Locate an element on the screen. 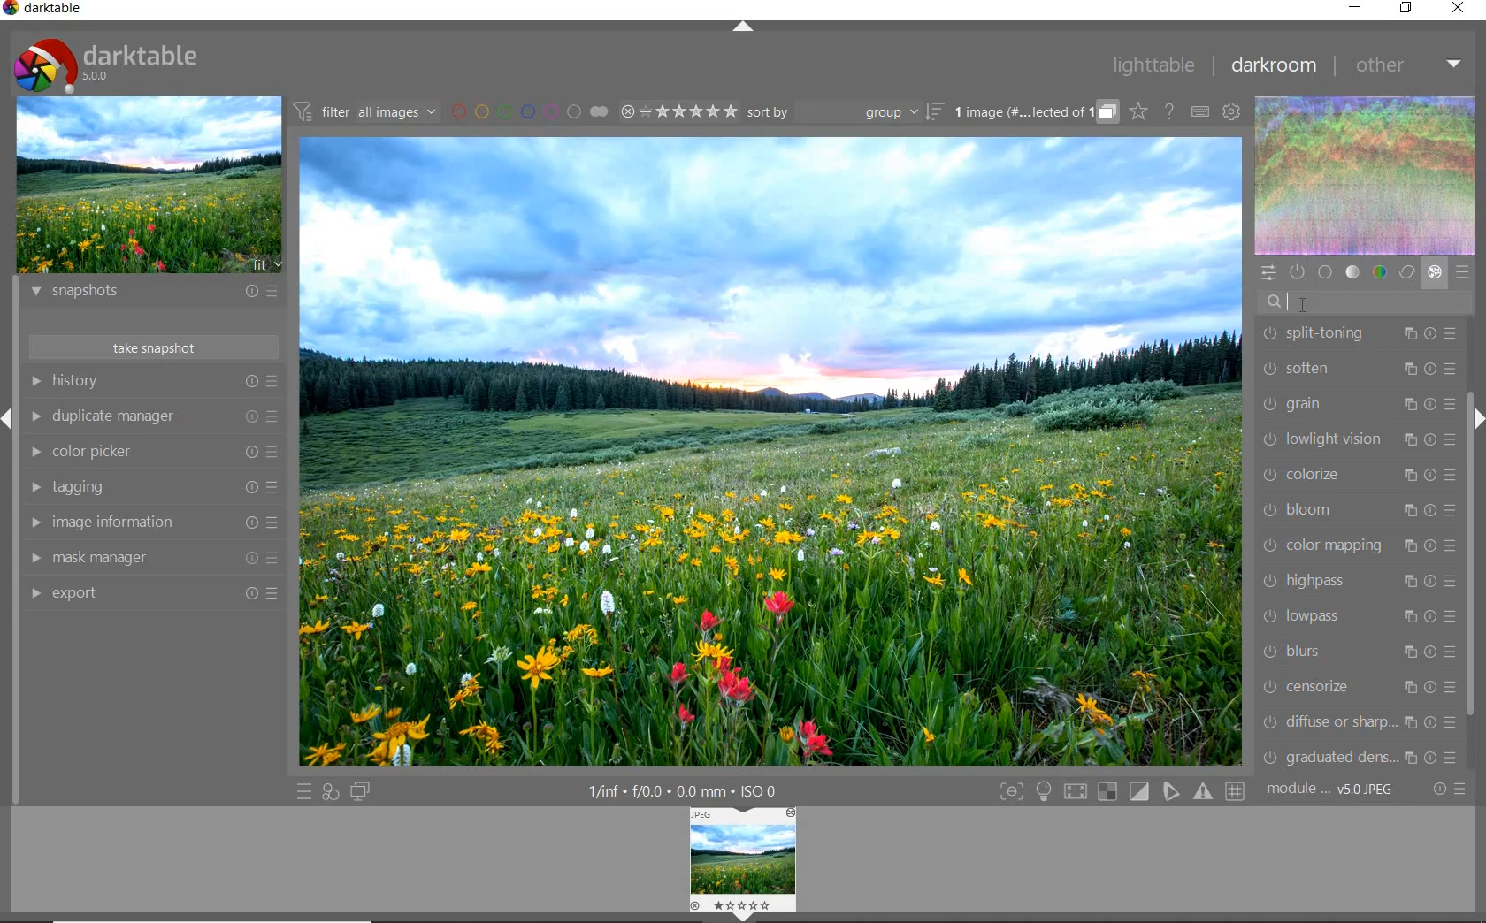  image preview is located at coordinates (149, 187).